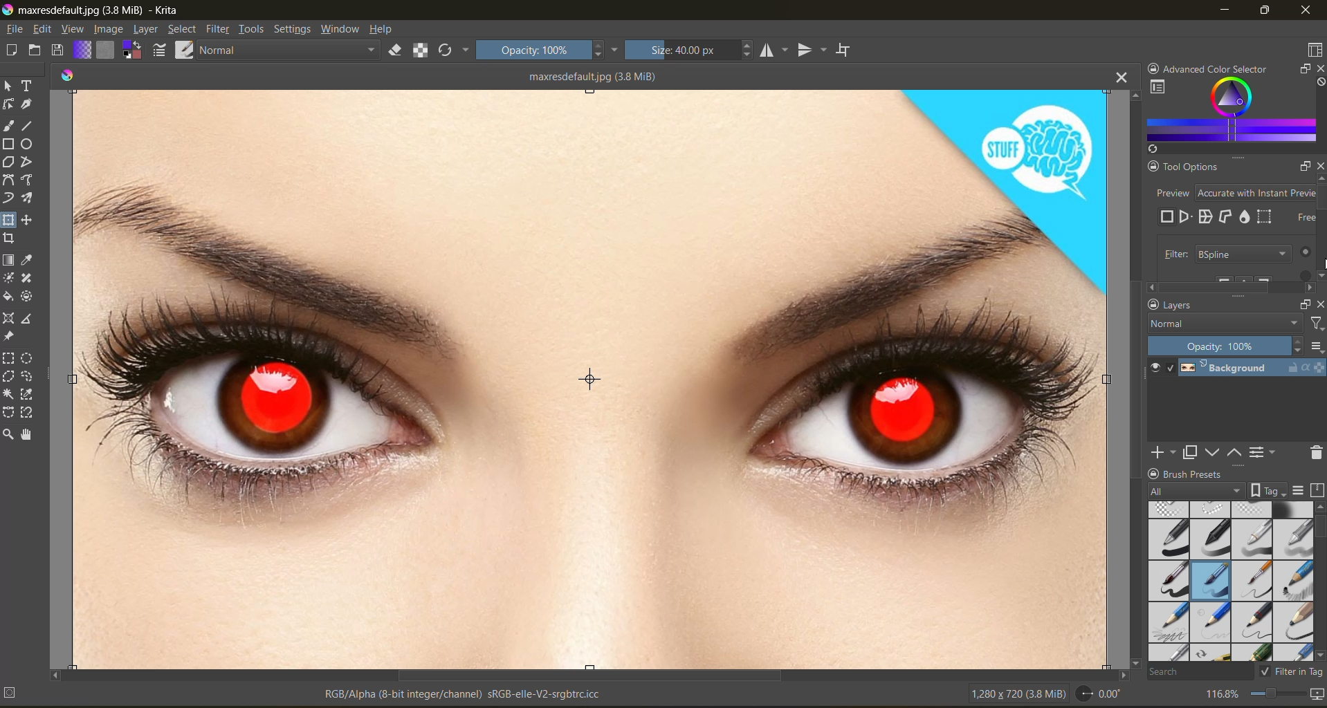 Image resolution: width=1327 pixels, height=708 pixels. What do you see at coordinates (1133, 378) in the screenshot?
I see `vertical scroll bar` at bounding box center [1133, 378].